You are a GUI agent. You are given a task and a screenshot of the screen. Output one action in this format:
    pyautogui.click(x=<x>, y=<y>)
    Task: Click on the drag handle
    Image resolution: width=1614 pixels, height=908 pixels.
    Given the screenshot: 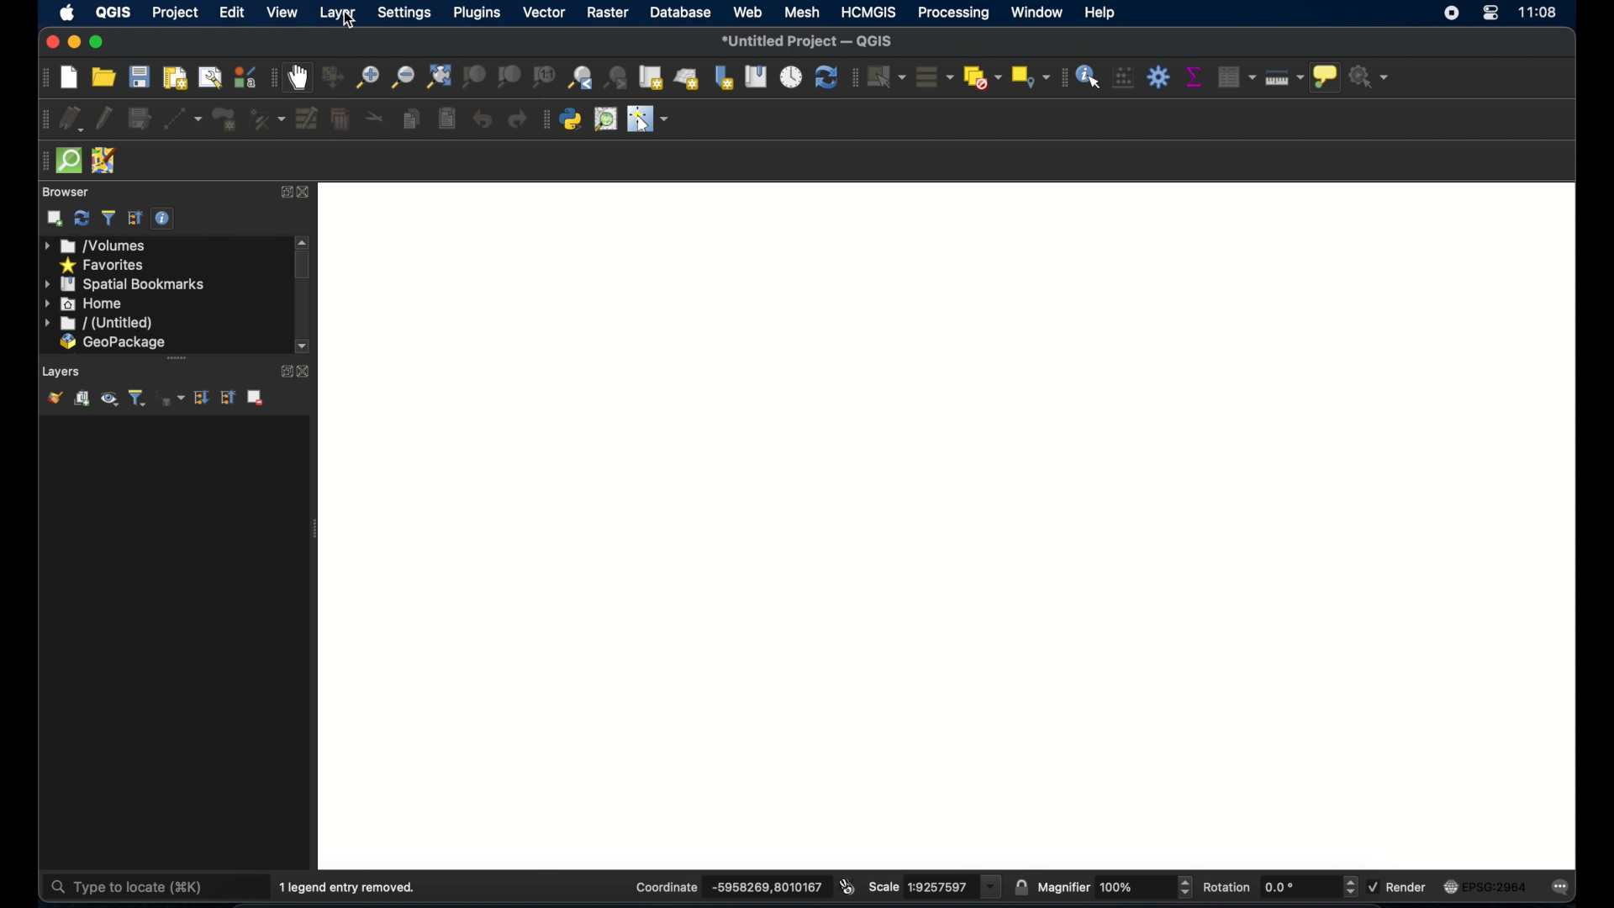 What is the action you would take?
    pyautogui.click(x=39, y=161)
    